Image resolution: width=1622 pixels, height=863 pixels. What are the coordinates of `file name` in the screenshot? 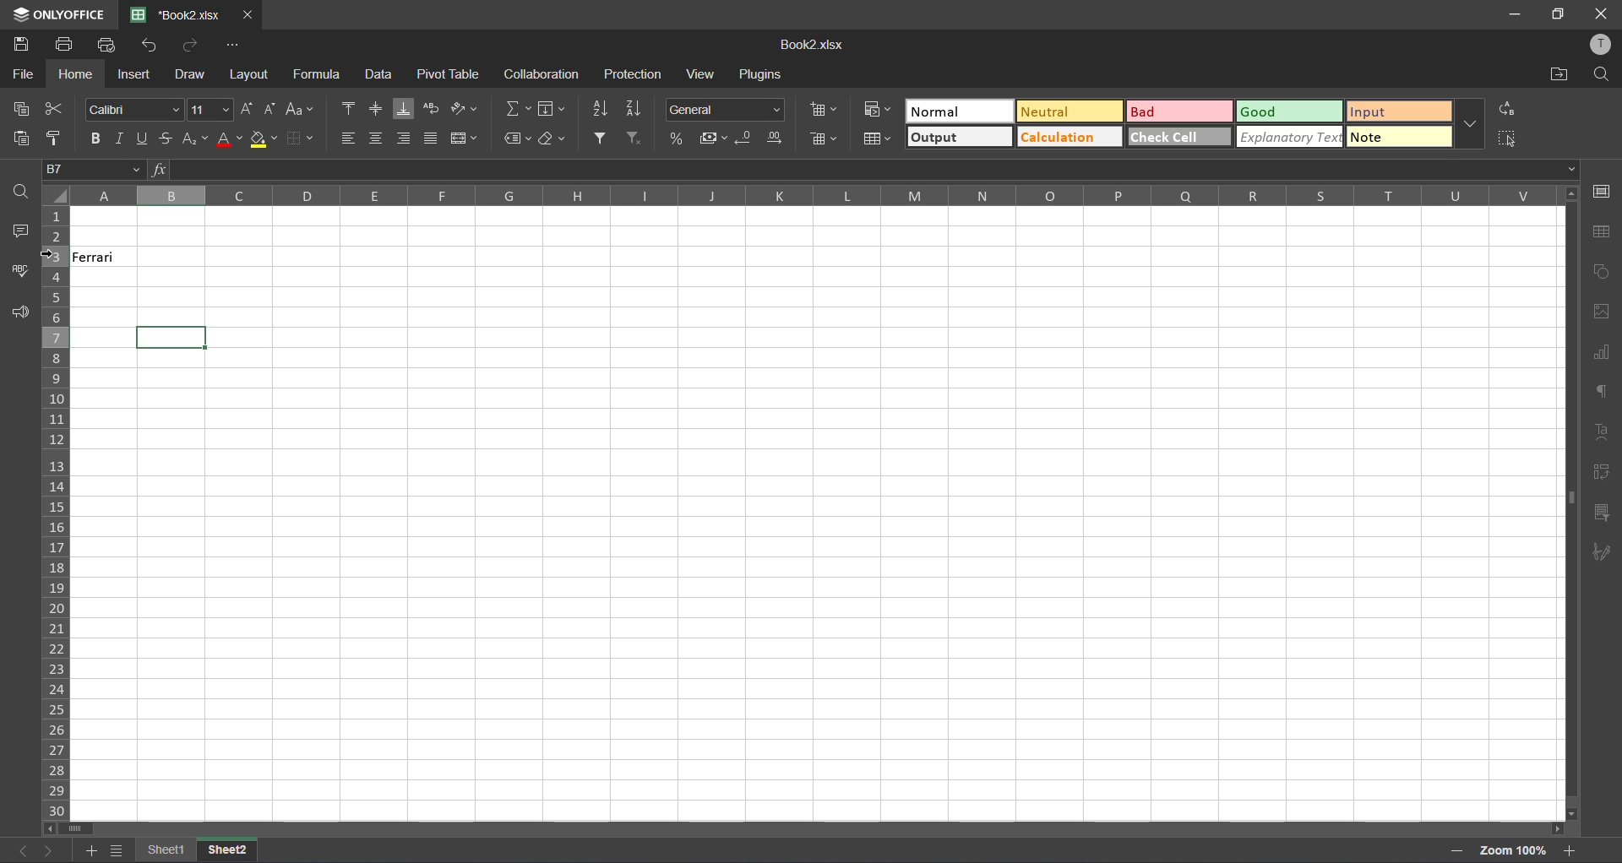 It's located at (814, 45).